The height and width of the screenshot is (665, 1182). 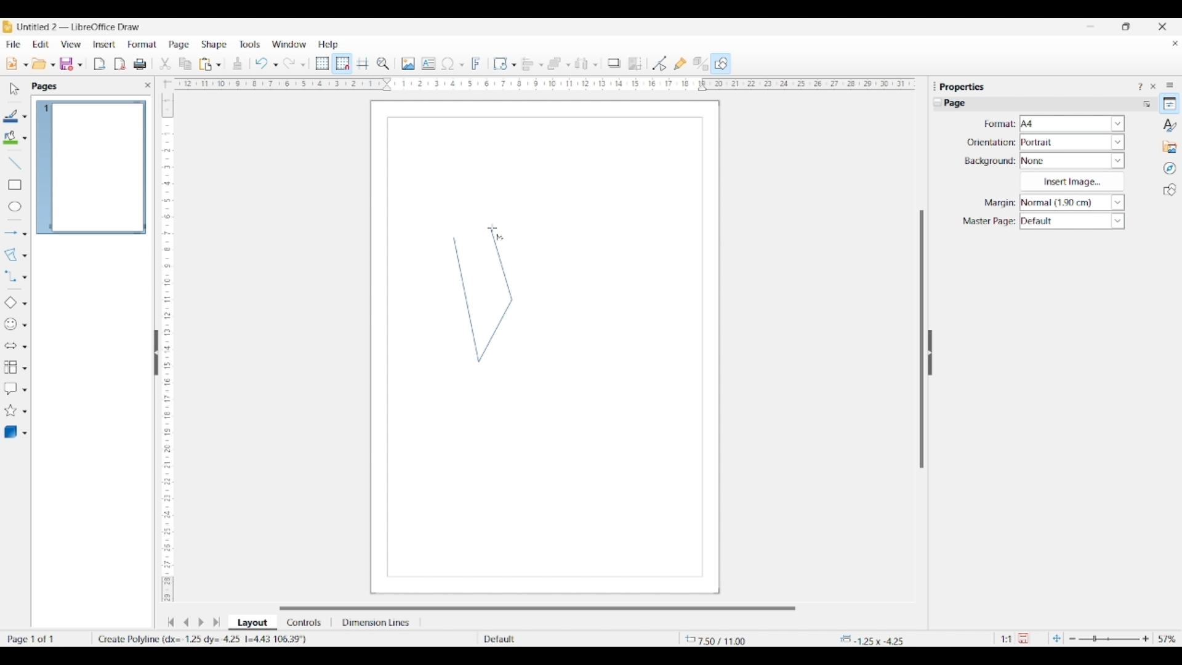 I want to click on Hide left sidebar, so click(x=156, y=353).